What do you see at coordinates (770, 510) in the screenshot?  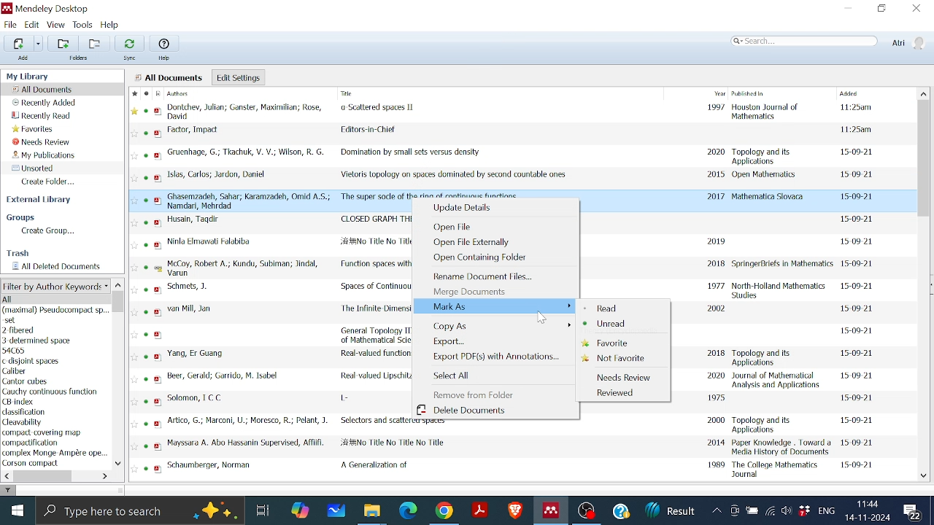 I see `Internet access` at bounding box center [770, 510].